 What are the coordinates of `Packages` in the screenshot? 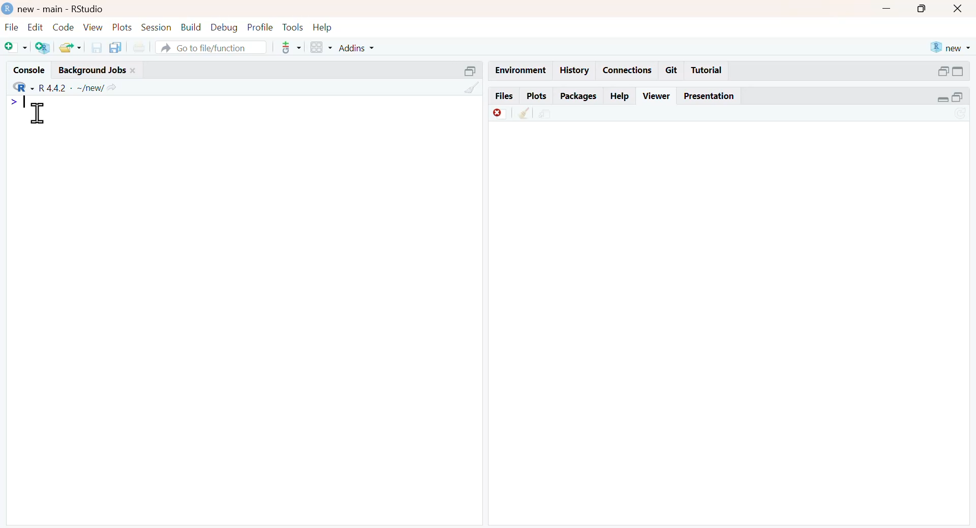 It's located at (579, 96).